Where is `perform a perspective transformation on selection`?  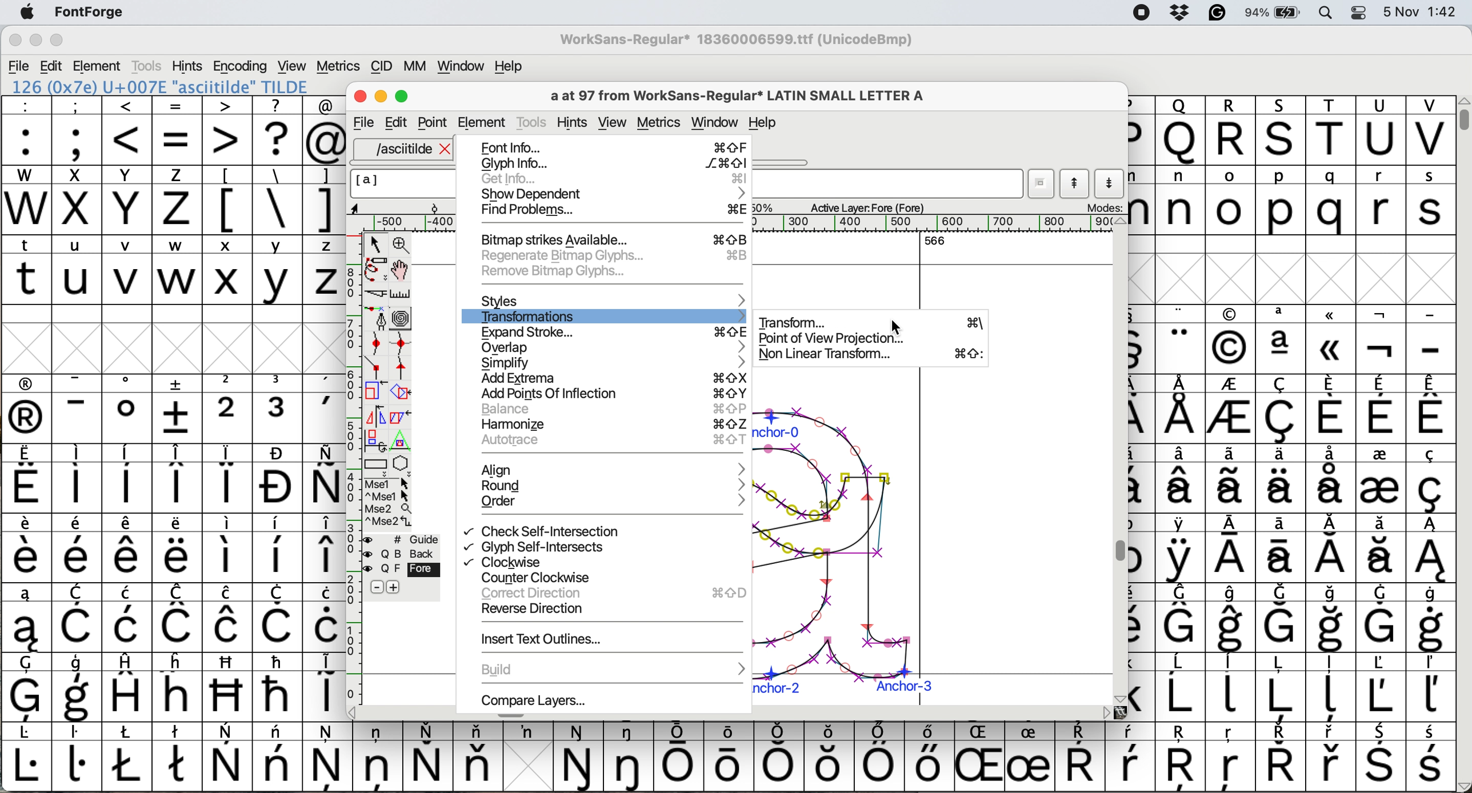
perform a perspective transformation on selection is located at coordinates (401, 441).